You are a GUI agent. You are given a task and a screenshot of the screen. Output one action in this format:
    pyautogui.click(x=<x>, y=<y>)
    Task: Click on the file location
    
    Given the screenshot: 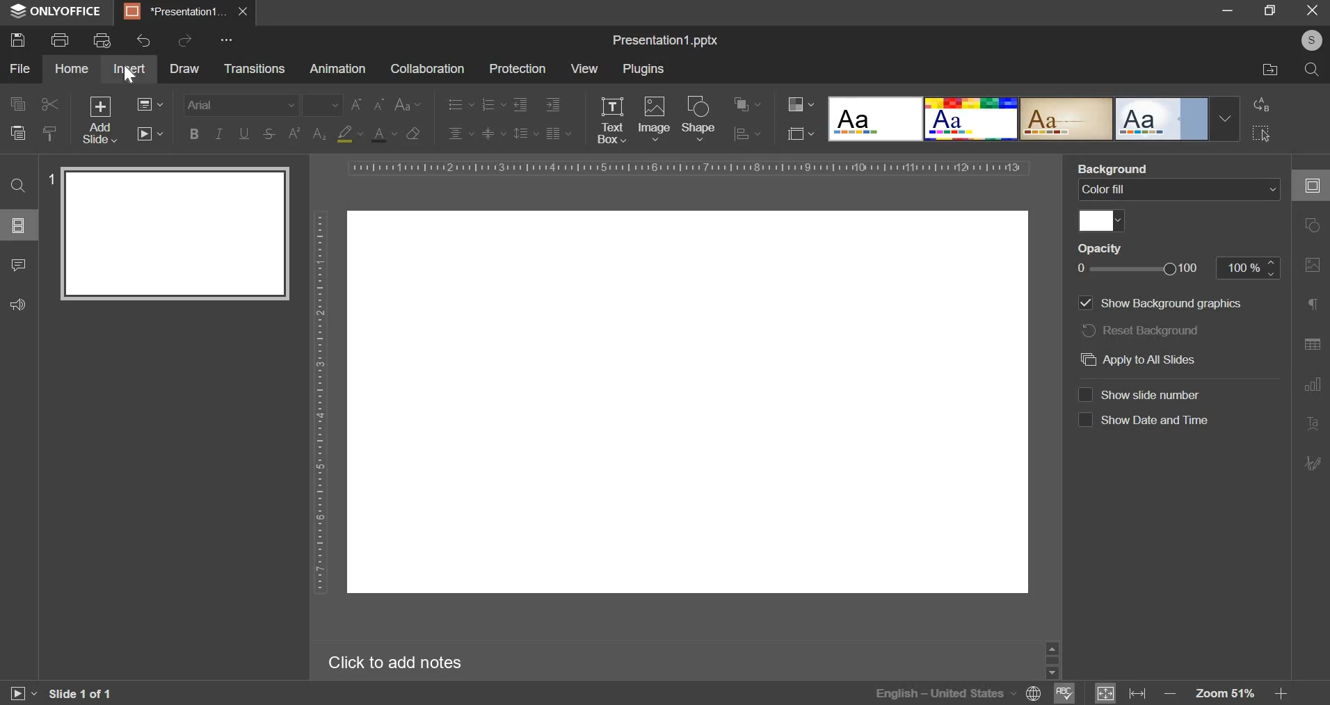 What is the action you would take?
    pyautogui.click(x=1270, y=69)
    